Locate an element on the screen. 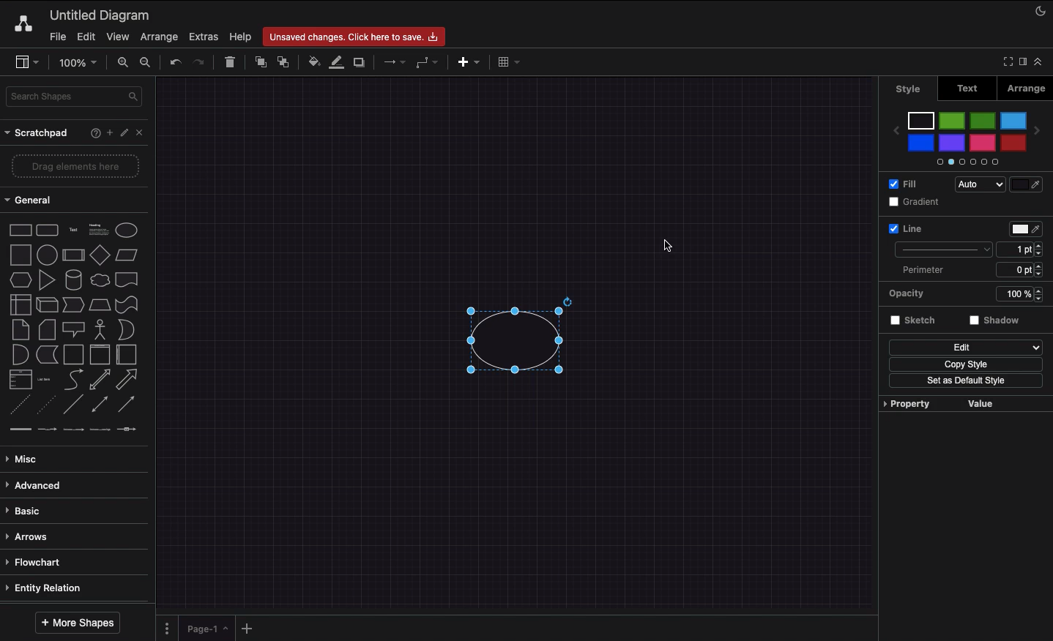  Help is located at coordinates (92, 132).